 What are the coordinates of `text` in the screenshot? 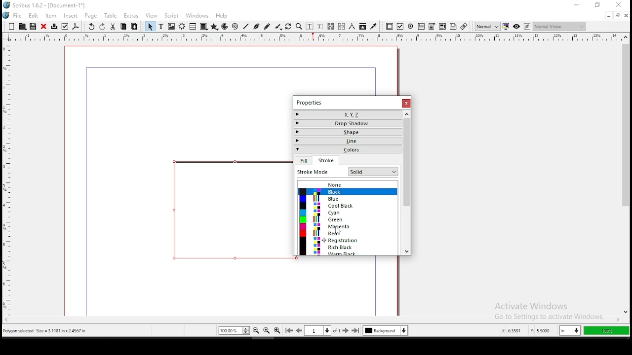 It's located at (161, 26).